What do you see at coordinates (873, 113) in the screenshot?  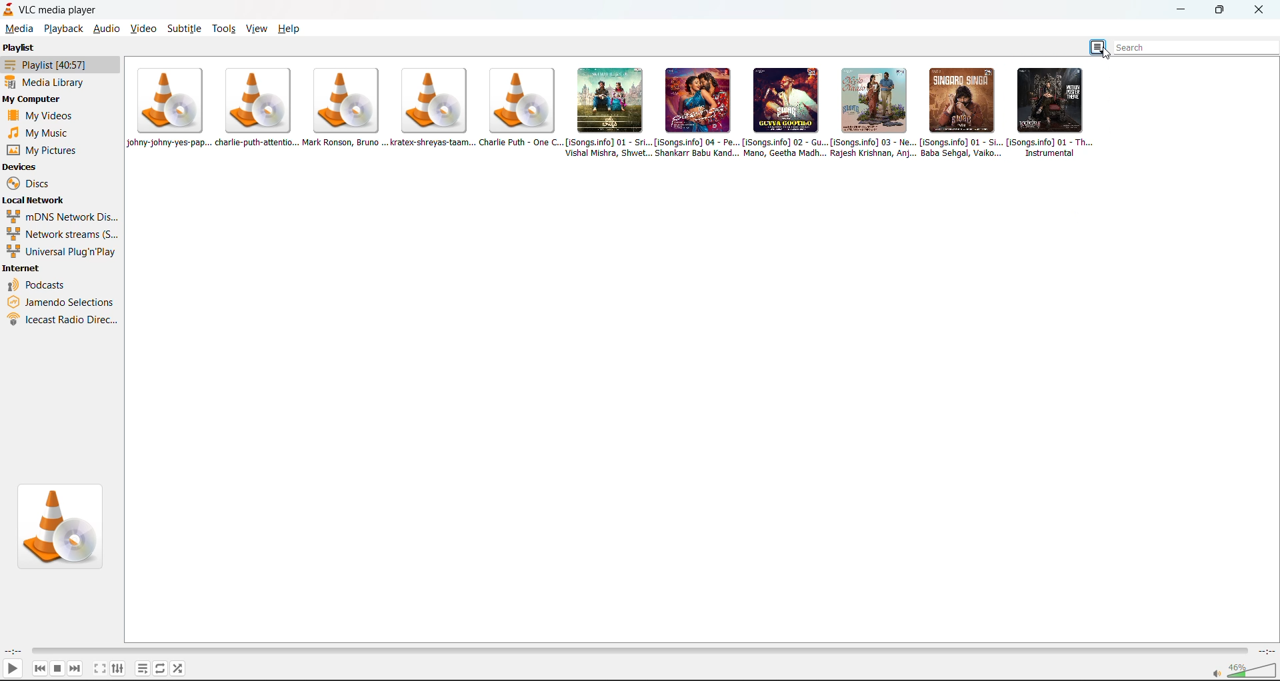 I see `track title and preview` at bounding box center [873, 113].